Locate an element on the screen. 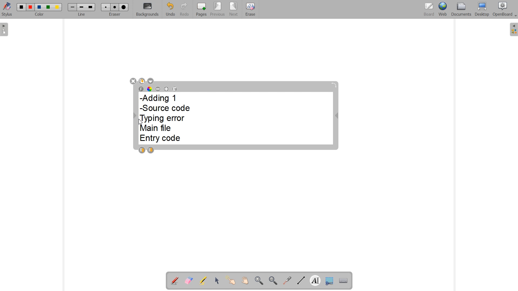  OpenBoard is located at coordinates (505, 9).